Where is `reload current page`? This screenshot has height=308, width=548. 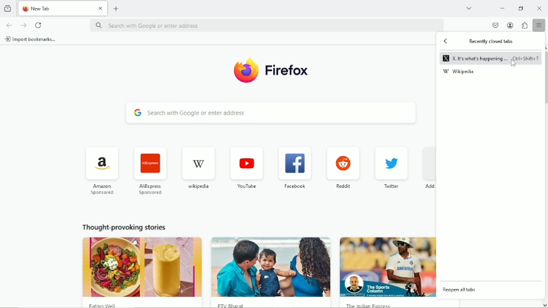
reload current page is located at coordinates (38, 25).